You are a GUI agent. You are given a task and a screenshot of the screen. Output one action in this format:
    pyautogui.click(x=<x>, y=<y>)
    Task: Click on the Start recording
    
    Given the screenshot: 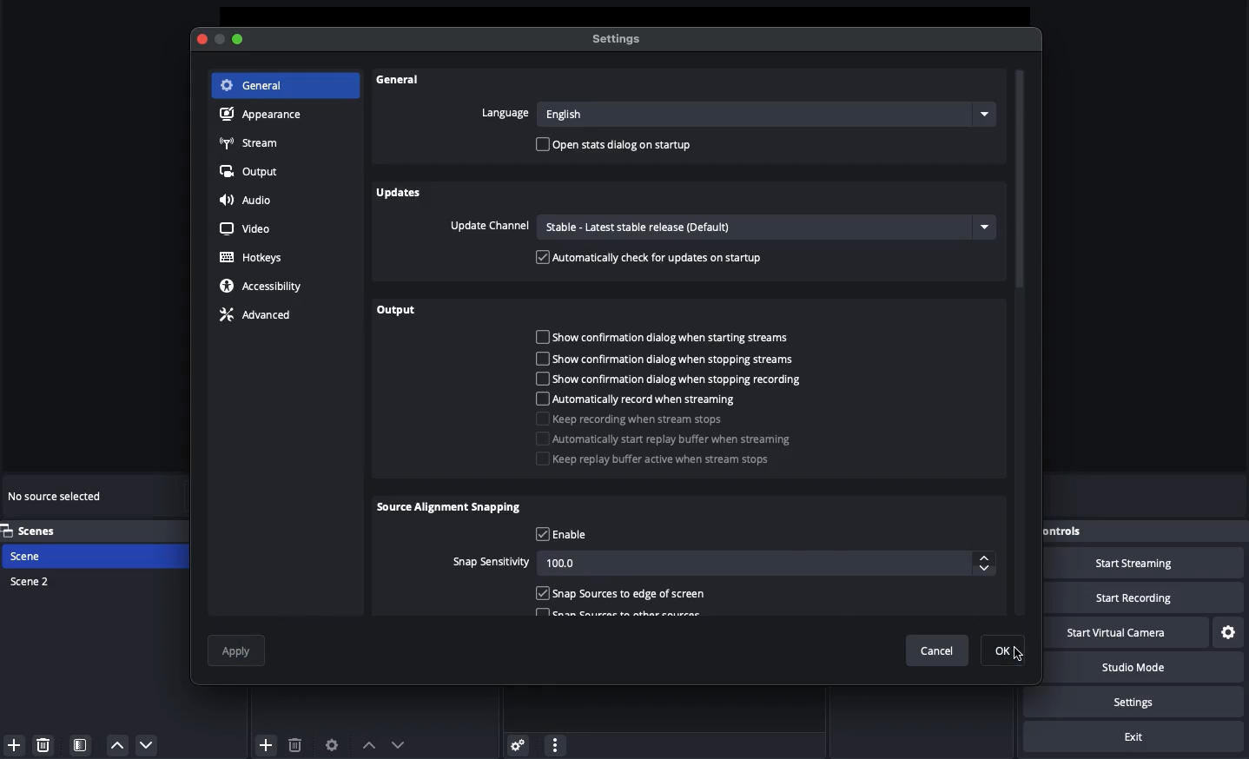 What is the action you would take?
    pyautogui.click(x=1155, y=598)
    